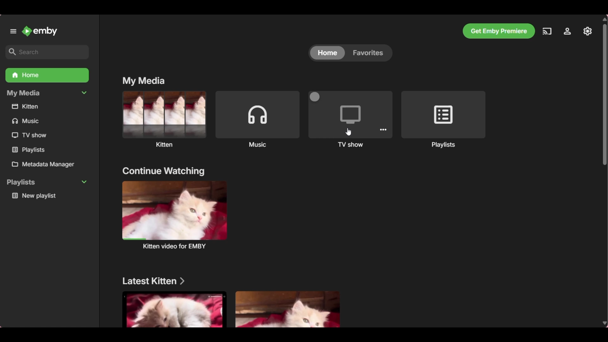 Image resolution: width=608 pixels, height=342 pixels. I want to click on Media files under My Media, so click(28, 135).